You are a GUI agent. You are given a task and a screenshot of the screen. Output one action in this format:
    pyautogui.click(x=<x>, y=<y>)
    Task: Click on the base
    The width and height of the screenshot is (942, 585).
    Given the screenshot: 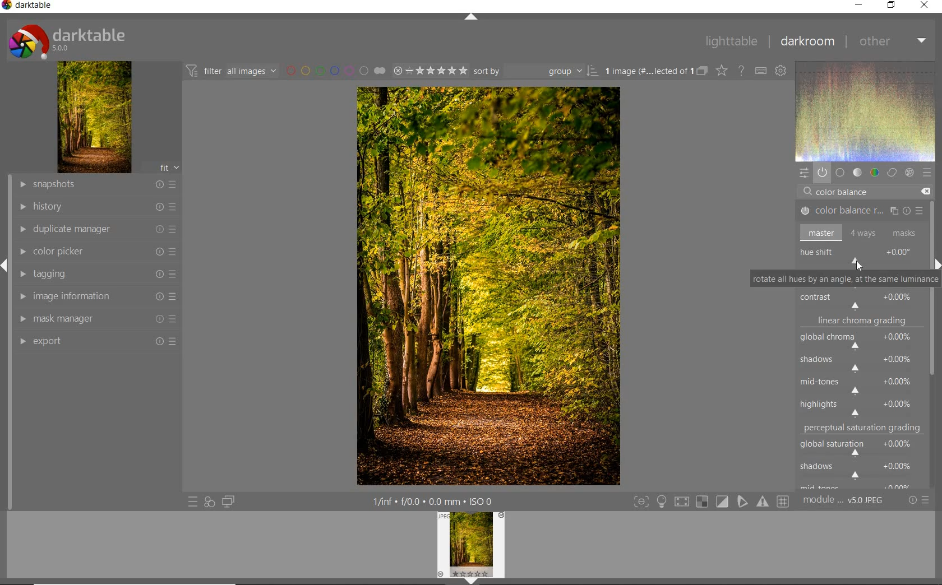 What is the action you would take?
    pyautogui.click(x=840, y=173)
    